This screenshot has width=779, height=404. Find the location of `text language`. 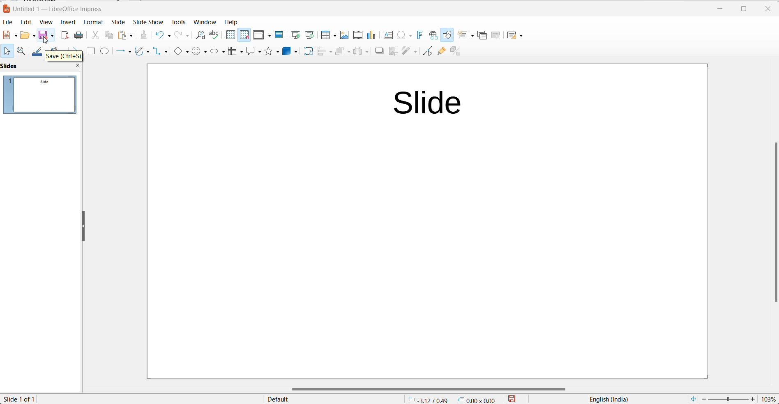

text language is located at coordinates (604, 399).